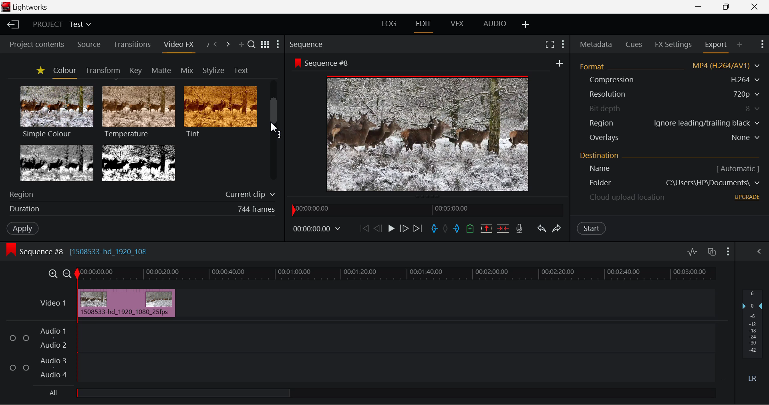 The height and width of the screenshot is (405, 769). I want to click on 00:05:00.00, so click(453, 208).